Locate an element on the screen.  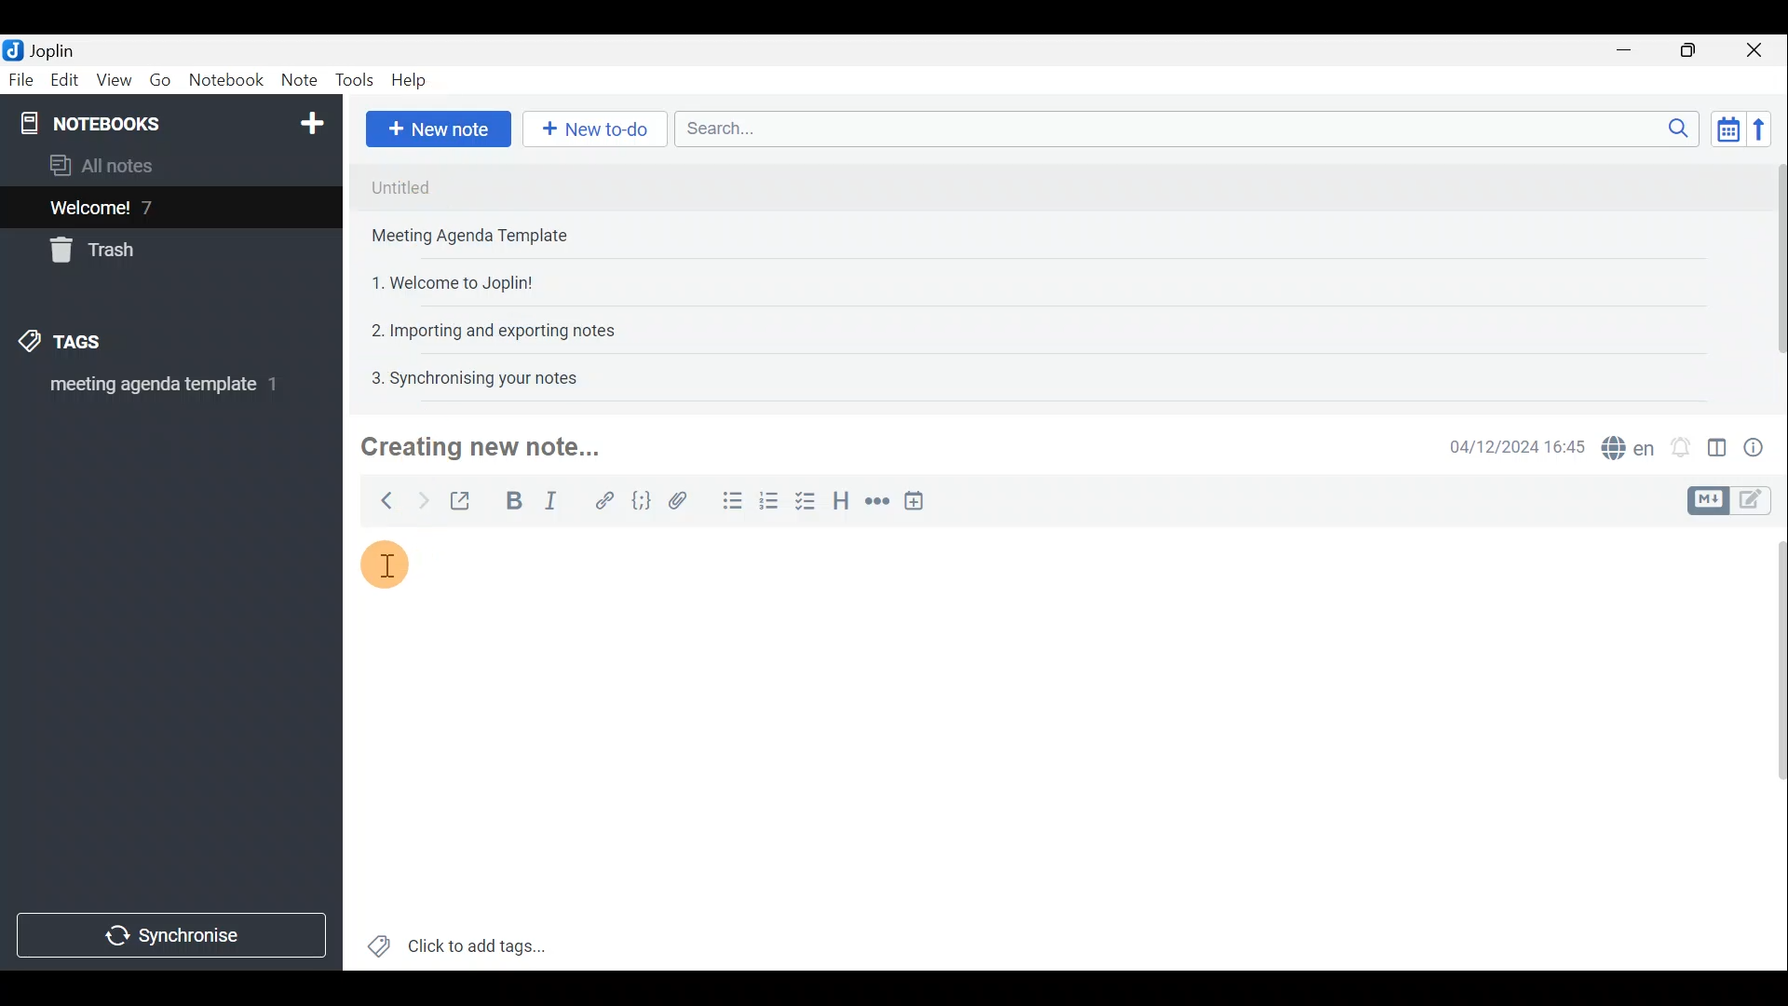
Click to add tags is located at coordinates (457, 941).